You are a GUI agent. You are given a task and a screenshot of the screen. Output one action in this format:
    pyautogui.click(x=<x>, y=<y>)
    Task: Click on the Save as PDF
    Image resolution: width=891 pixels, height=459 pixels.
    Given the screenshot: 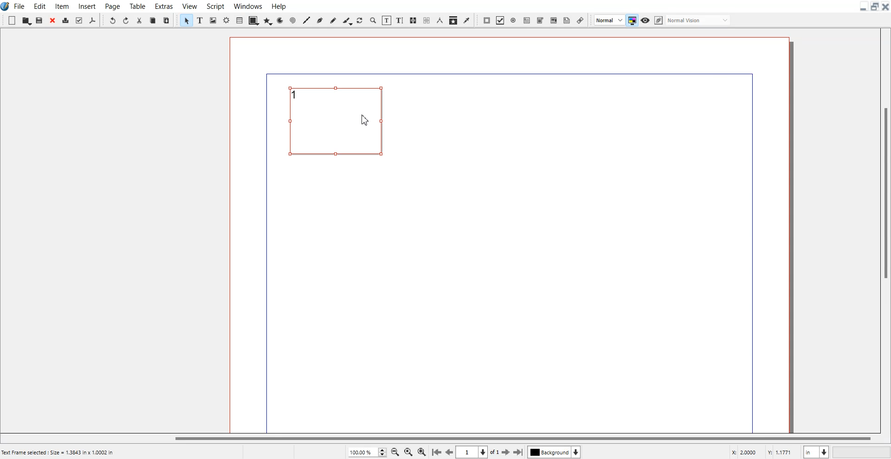 What is the action you would take?
    pyautogui.click(x=92, y=20)
    